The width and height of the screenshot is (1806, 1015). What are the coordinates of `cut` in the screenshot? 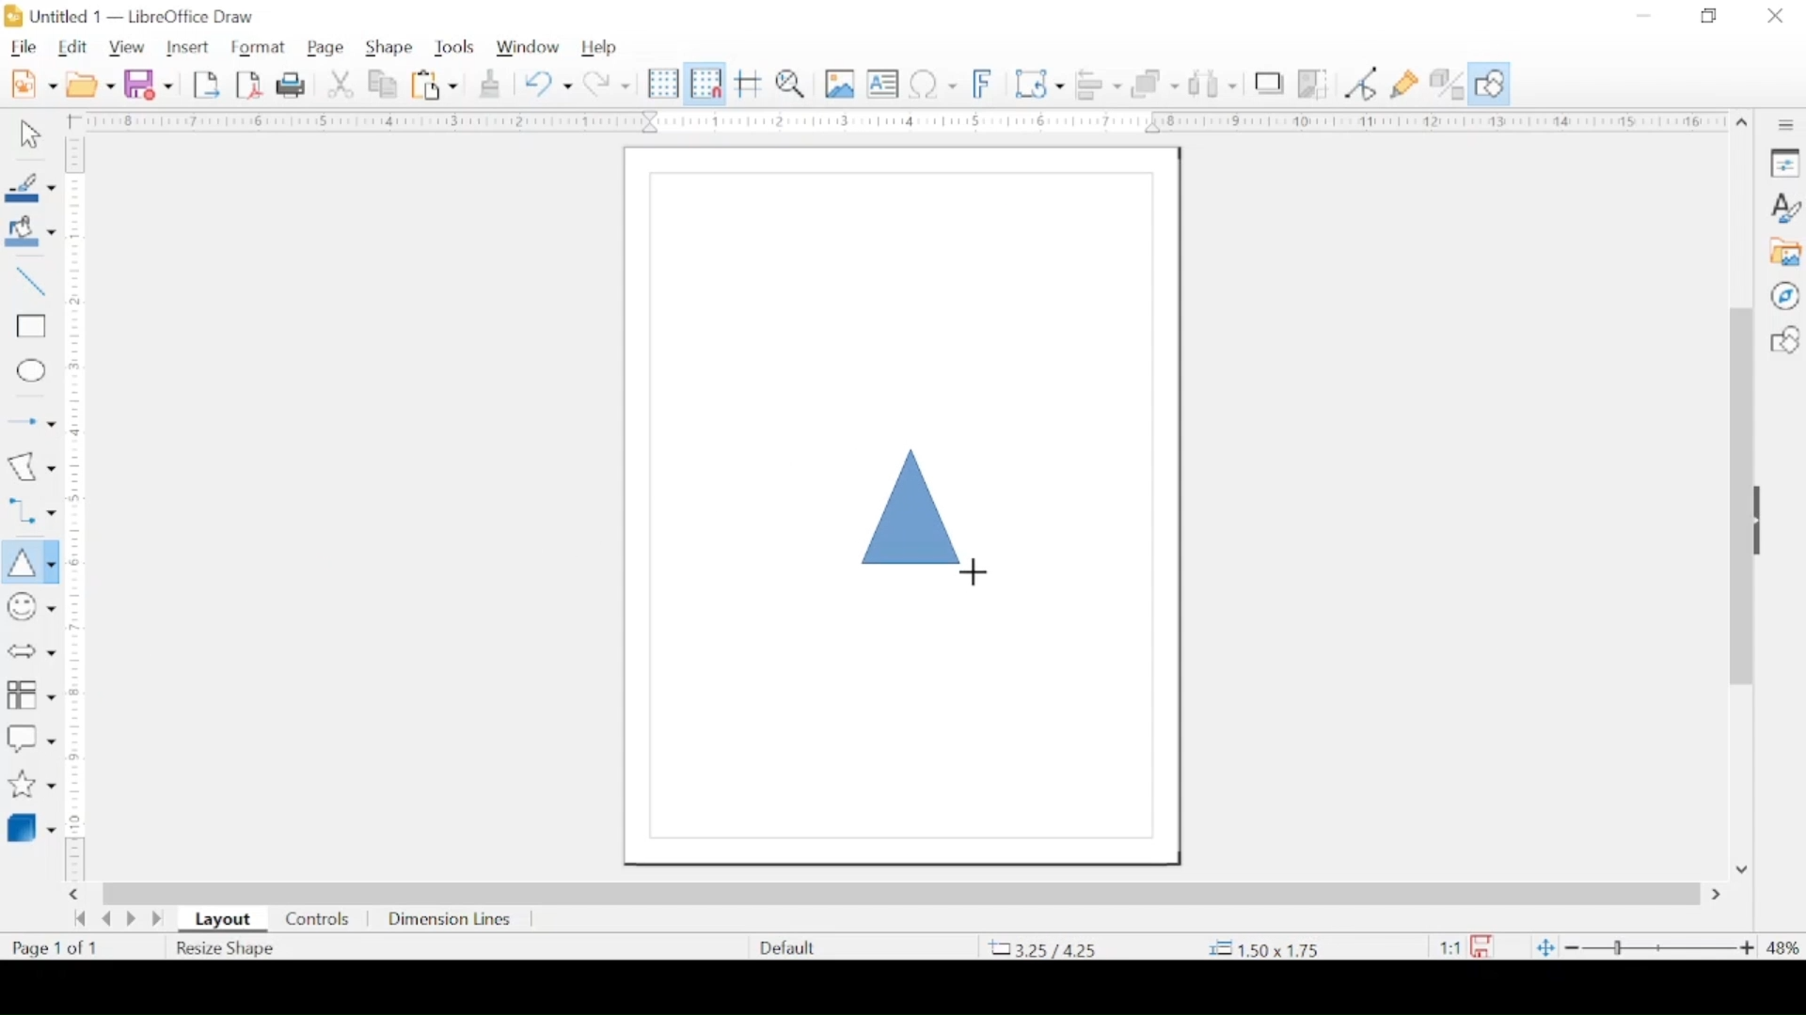 It's located at (341, 85).